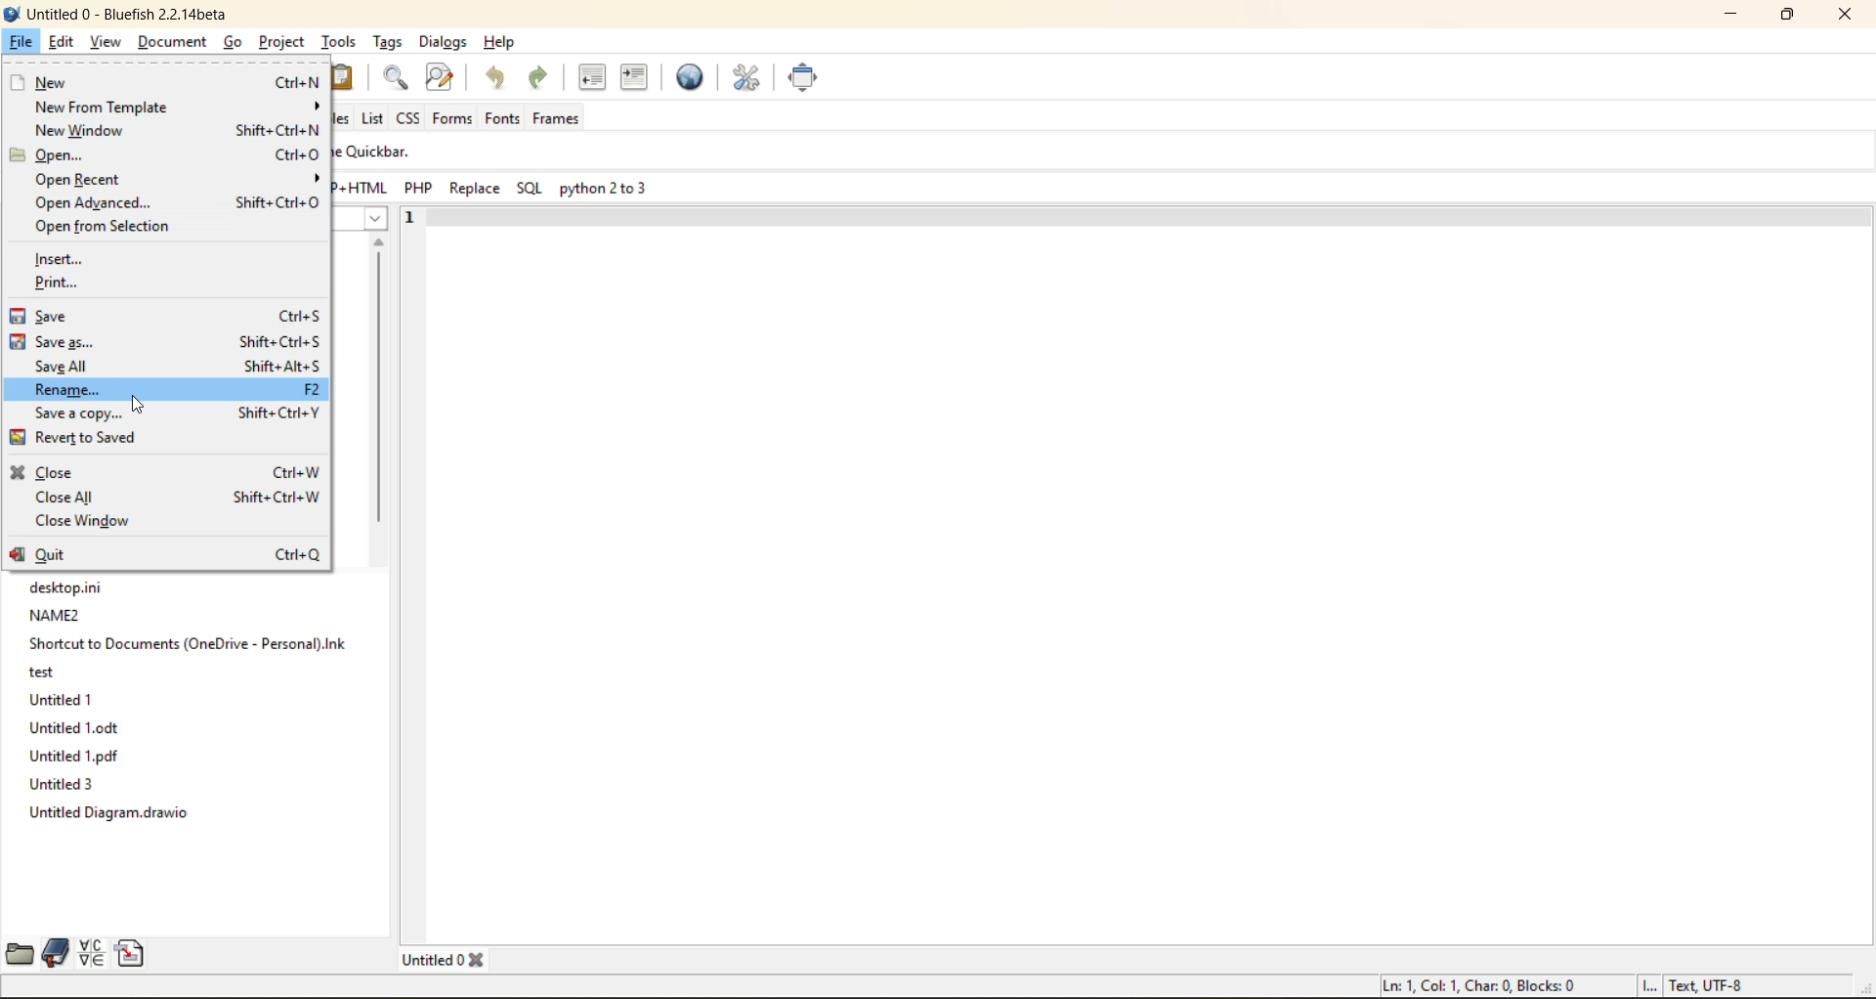 The height and width of the screenshot is (999, 1876). What do you see at coordinates (380, 390) in the screenshot?
I see `scroll bar` at bounding box center [380, 390].